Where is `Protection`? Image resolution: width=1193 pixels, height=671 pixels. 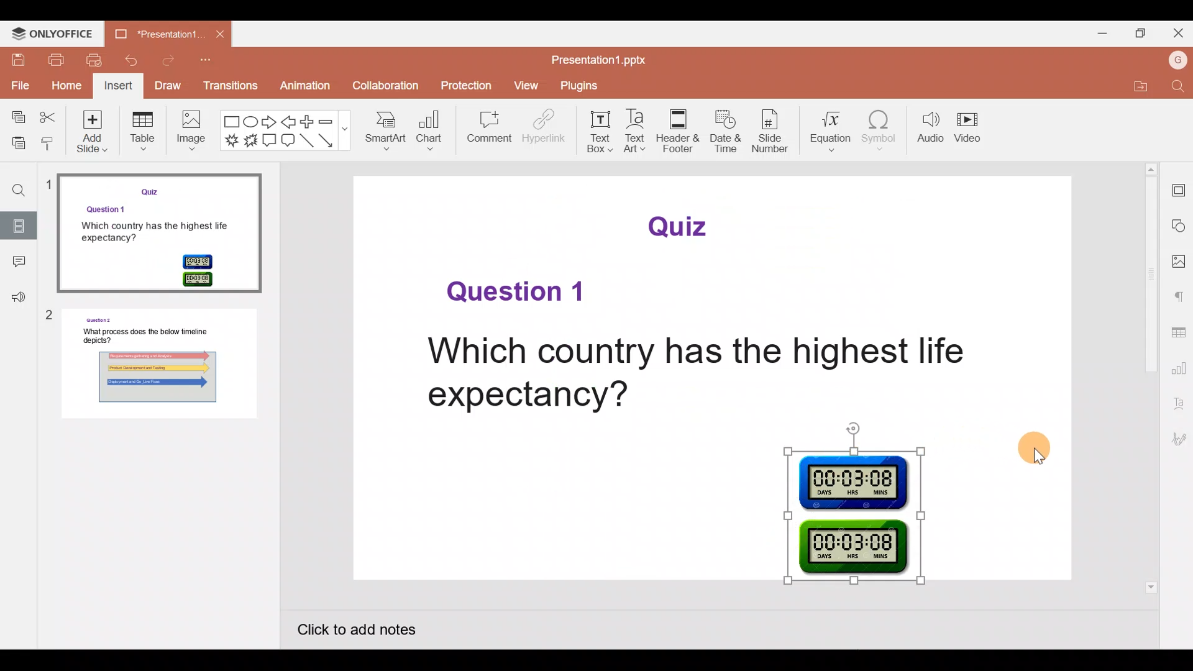 Protection is located at coordinates (466, 85).